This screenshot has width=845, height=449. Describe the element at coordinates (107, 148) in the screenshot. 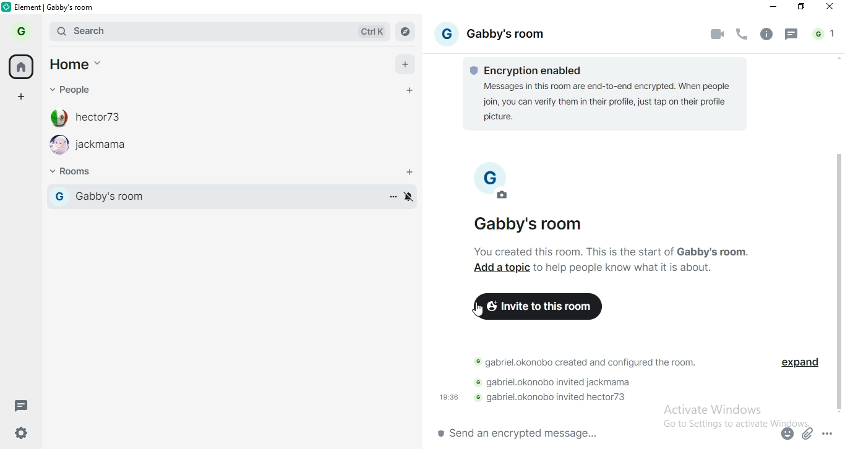

I see `jackmama` at that location.